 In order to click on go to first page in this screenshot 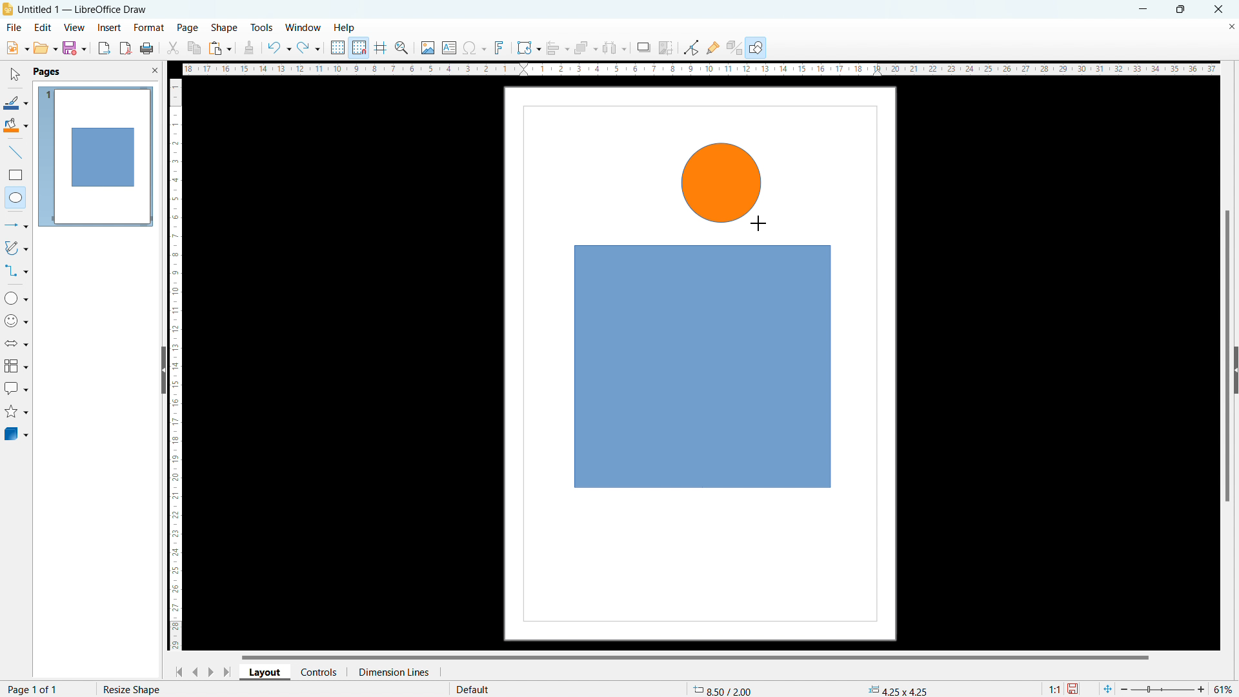, I will do `click(177, 671)`.